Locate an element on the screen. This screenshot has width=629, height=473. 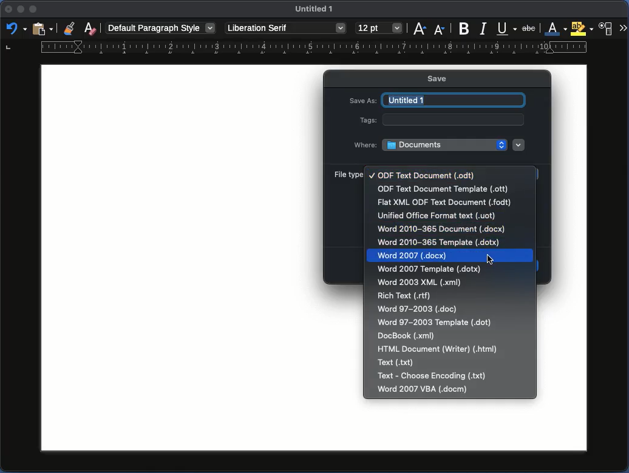
Clone formatting is located at coordinates (71, 29).